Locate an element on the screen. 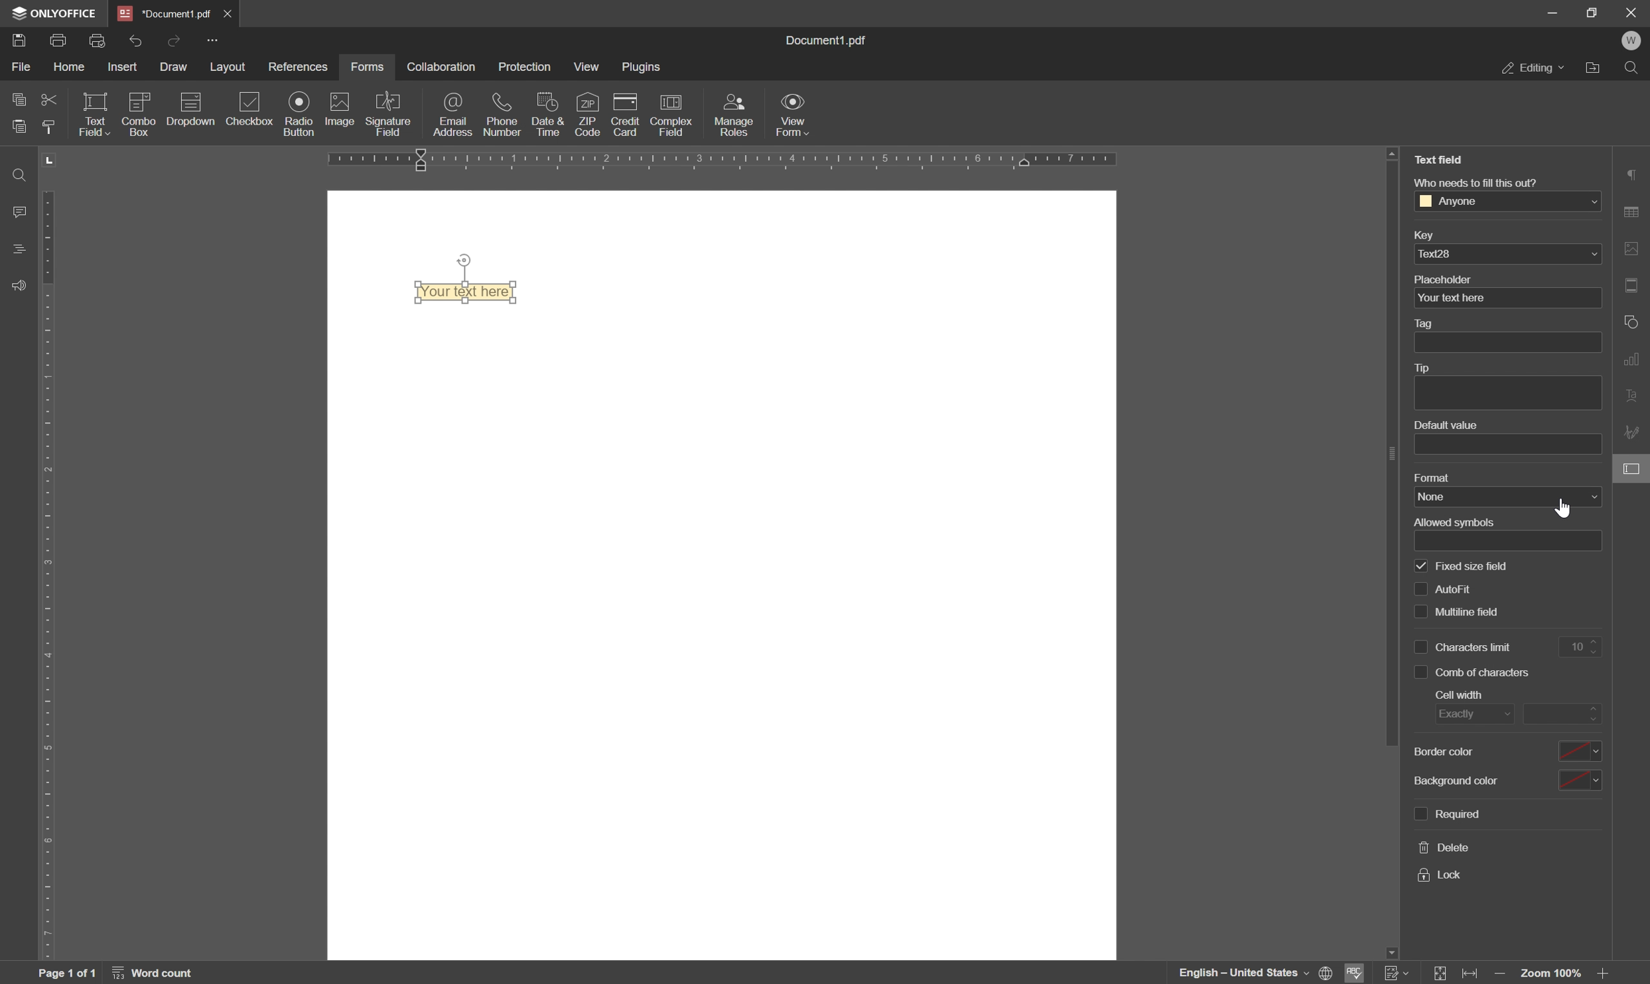  text art settings is located at coordinates (1633, 391).